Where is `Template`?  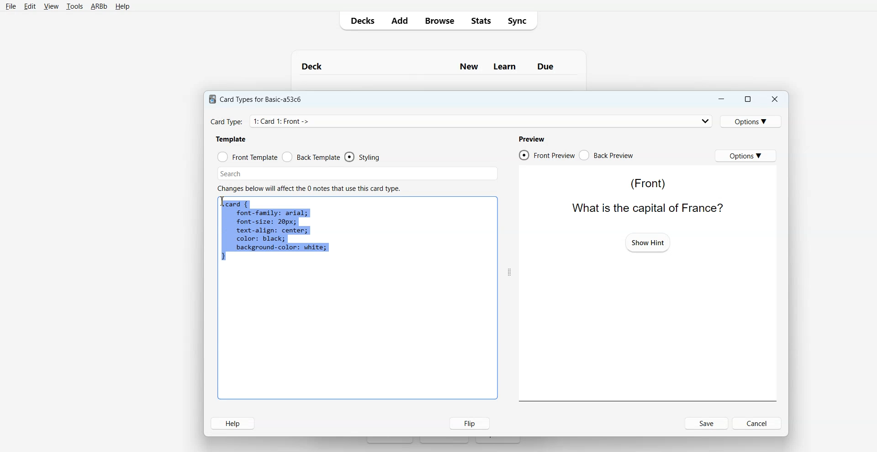 Template is located at coordinates (232, 139).